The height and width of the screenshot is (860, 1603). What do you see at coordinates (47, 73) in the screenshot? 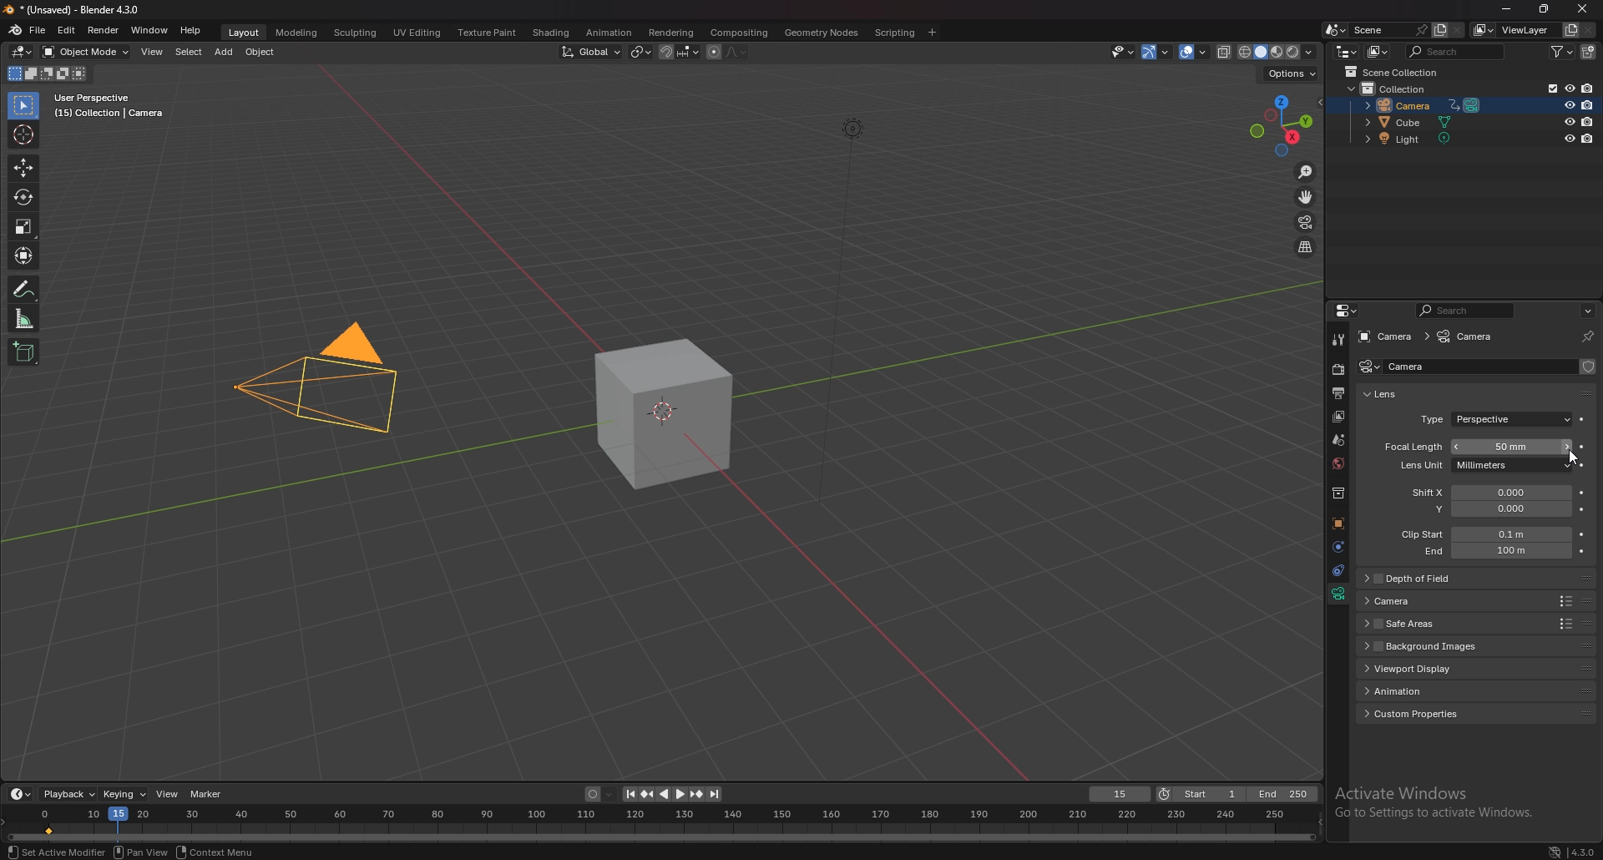
I see `mode` at bounding box center [47, 73].